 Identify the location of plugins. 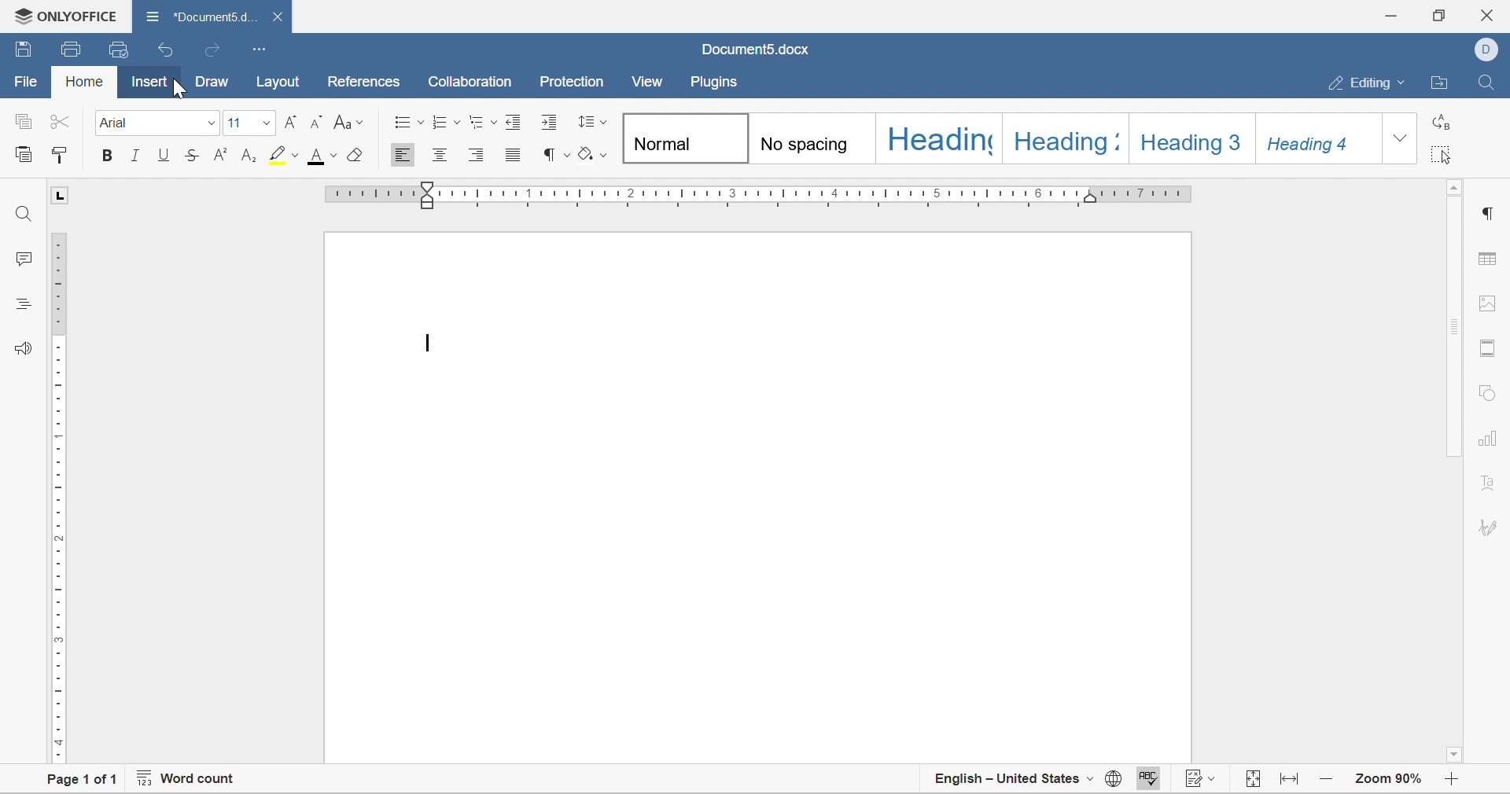
(716, 85).